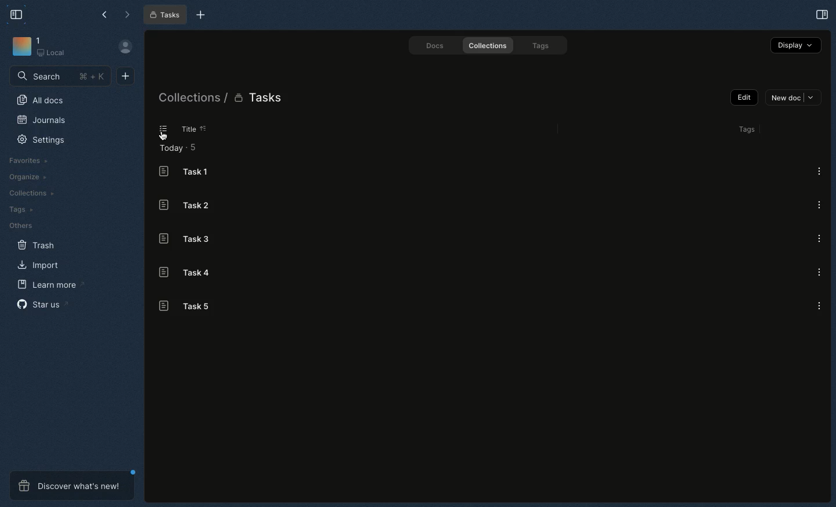 This screenshot has width=836, height=507. I want to click on All docs, so click(42, 100).